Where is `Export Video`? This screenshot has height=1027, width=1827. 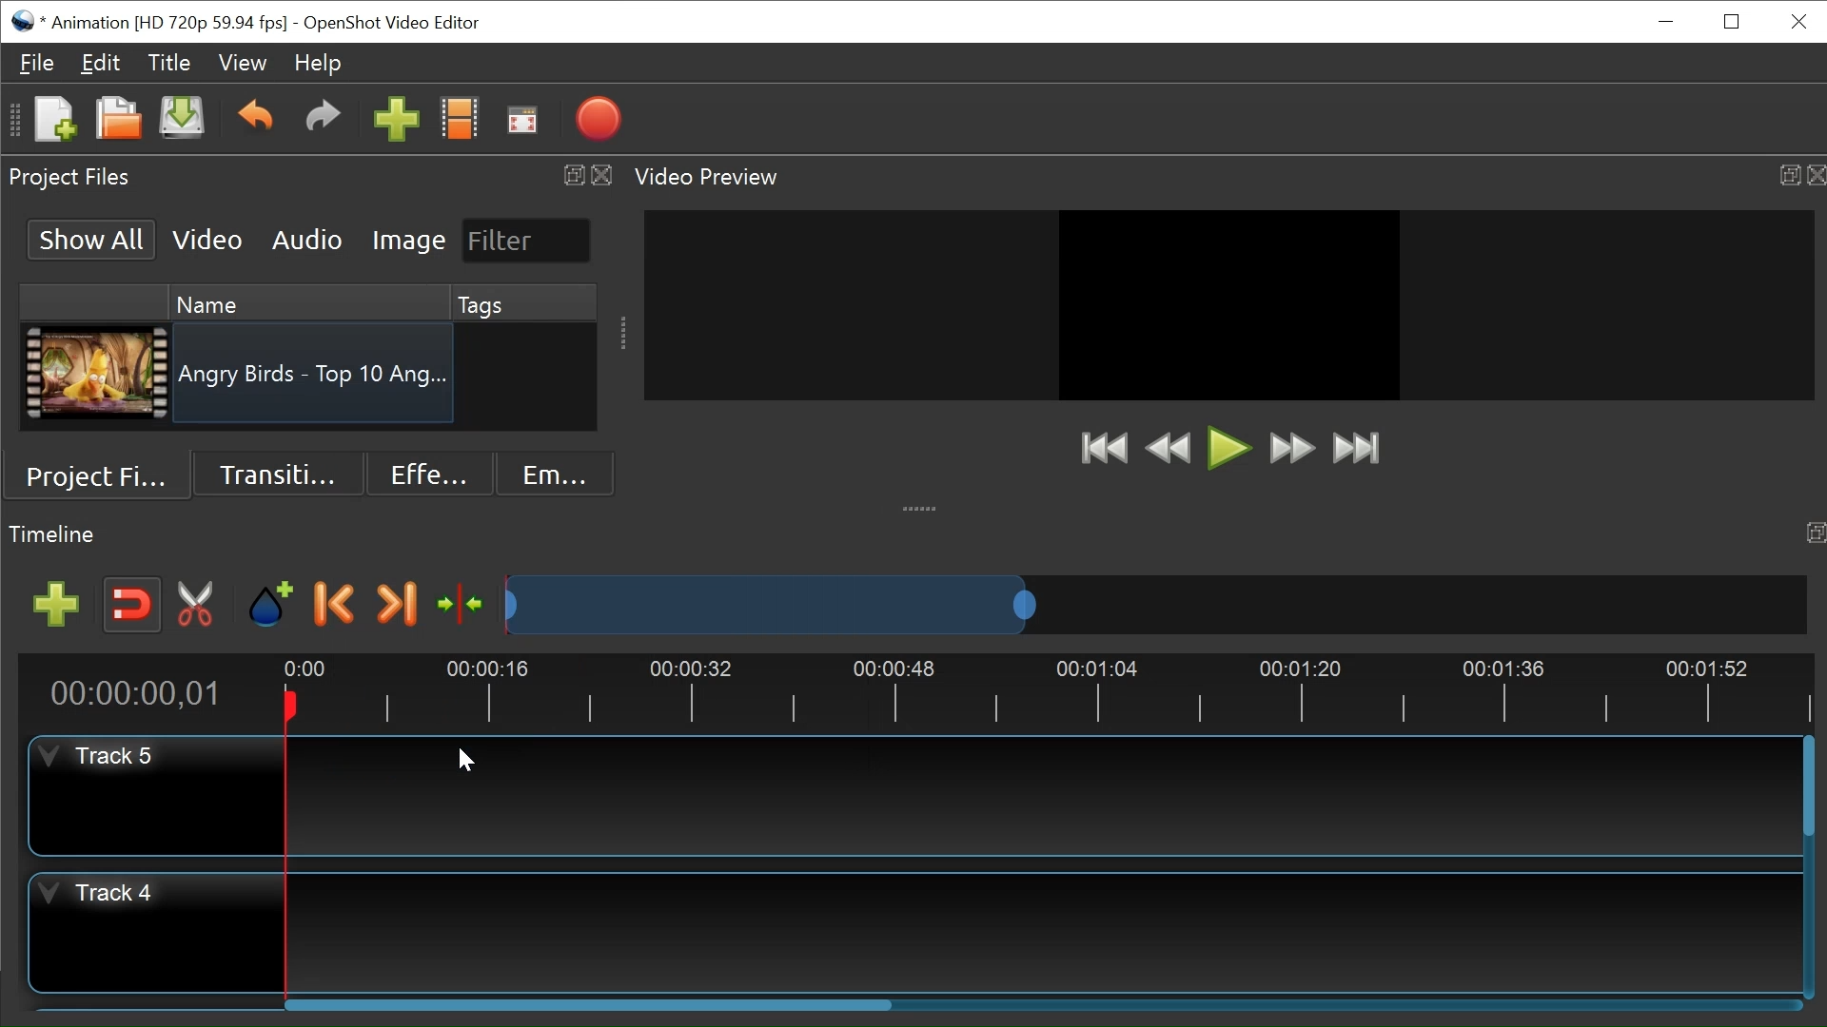
Export Video is located at coordinates (599, 118).